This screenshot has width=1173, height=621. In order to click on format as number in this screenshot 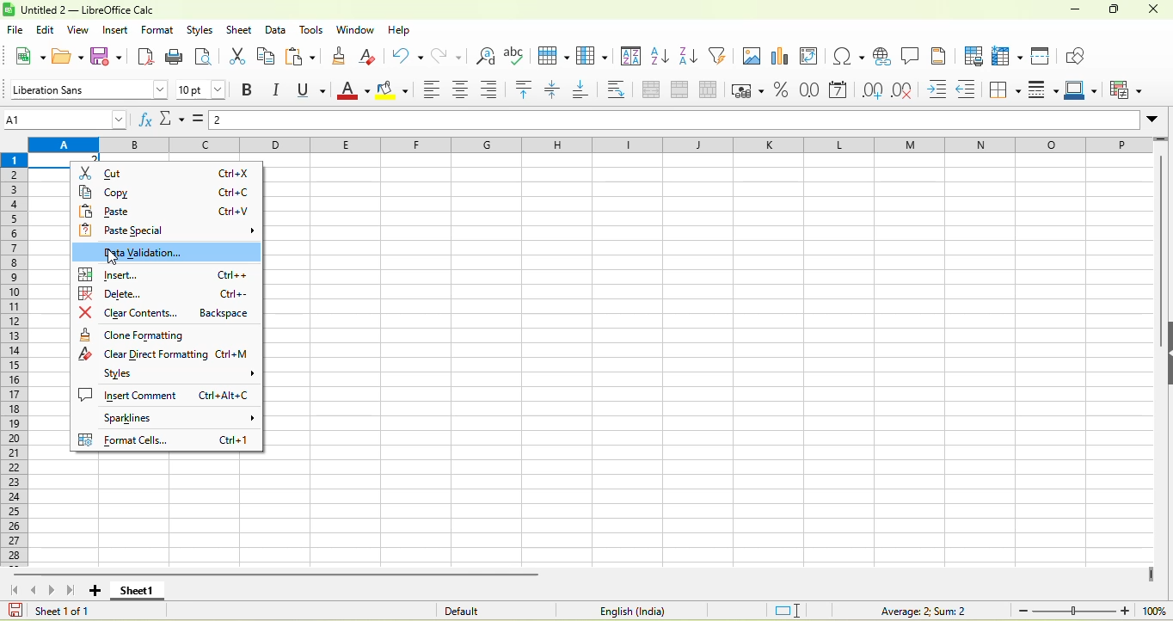, I will do `click(810, 91)`.